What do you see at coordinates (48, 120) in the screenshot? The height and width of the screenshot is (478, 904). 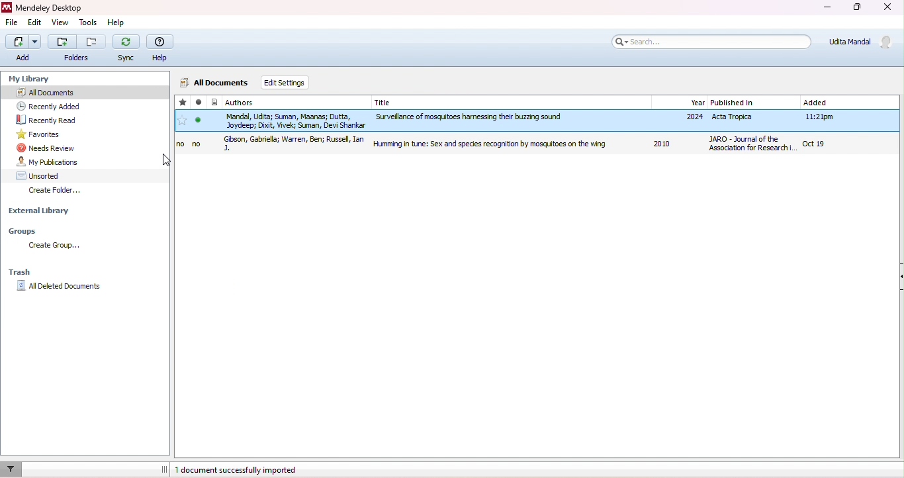 I see `recently read` at bounding box center [48, 120].